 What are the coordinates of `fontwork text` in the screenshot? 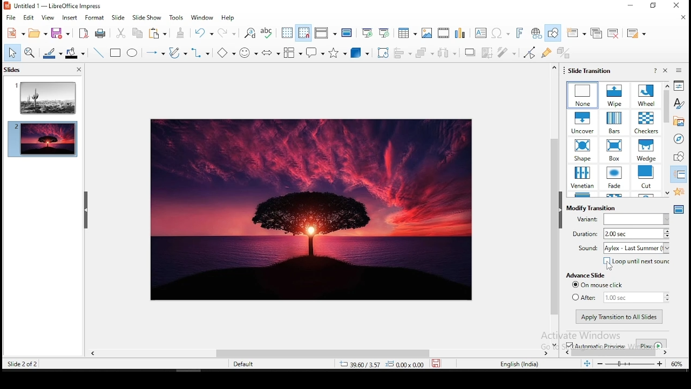 It's located at (519, 33).